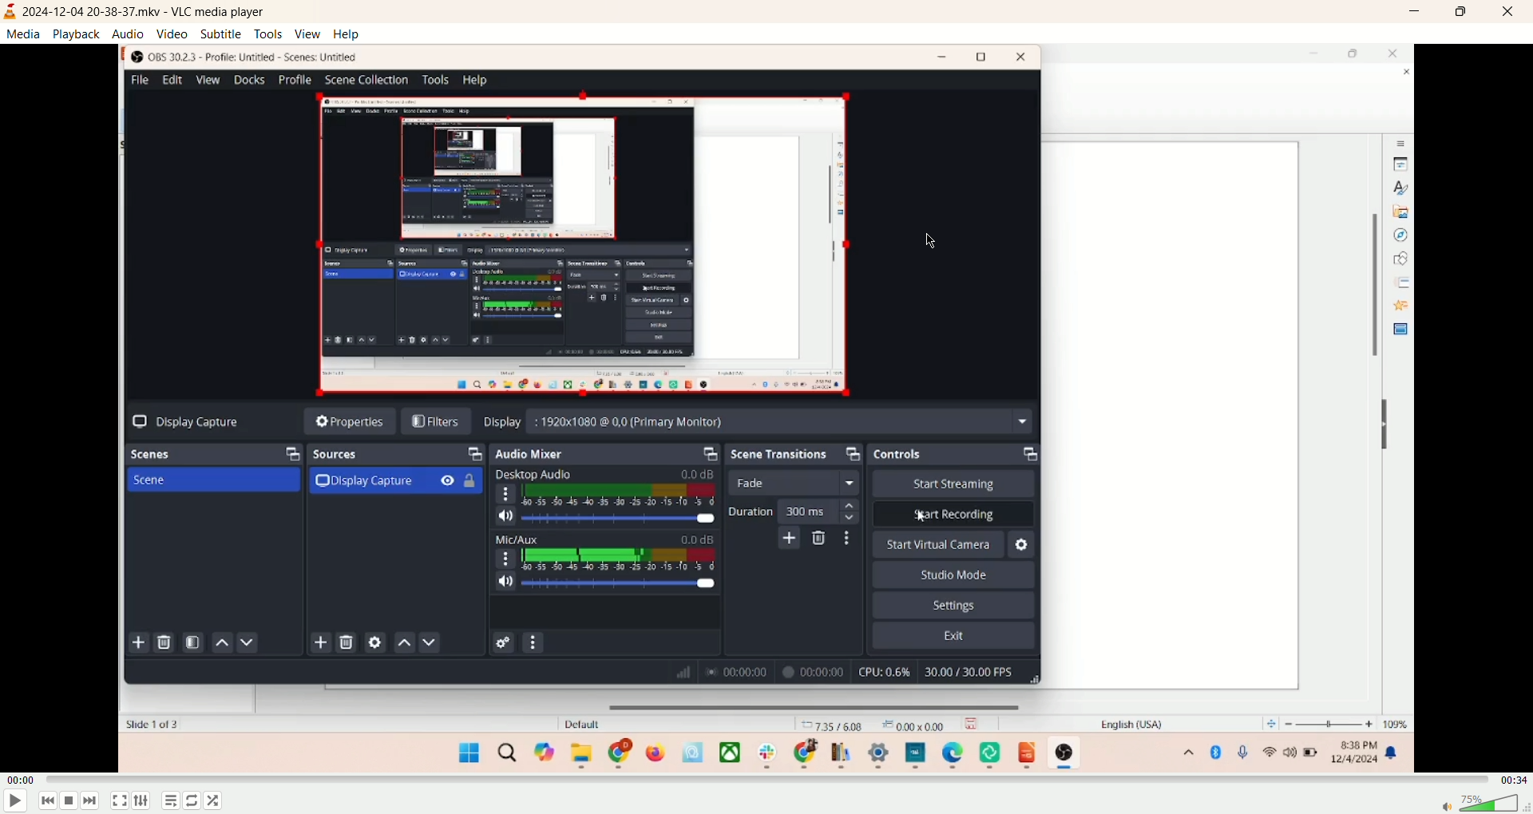 The width and height of the screenshot is (1533, 814). I want to click on close, so click(1503, 14).